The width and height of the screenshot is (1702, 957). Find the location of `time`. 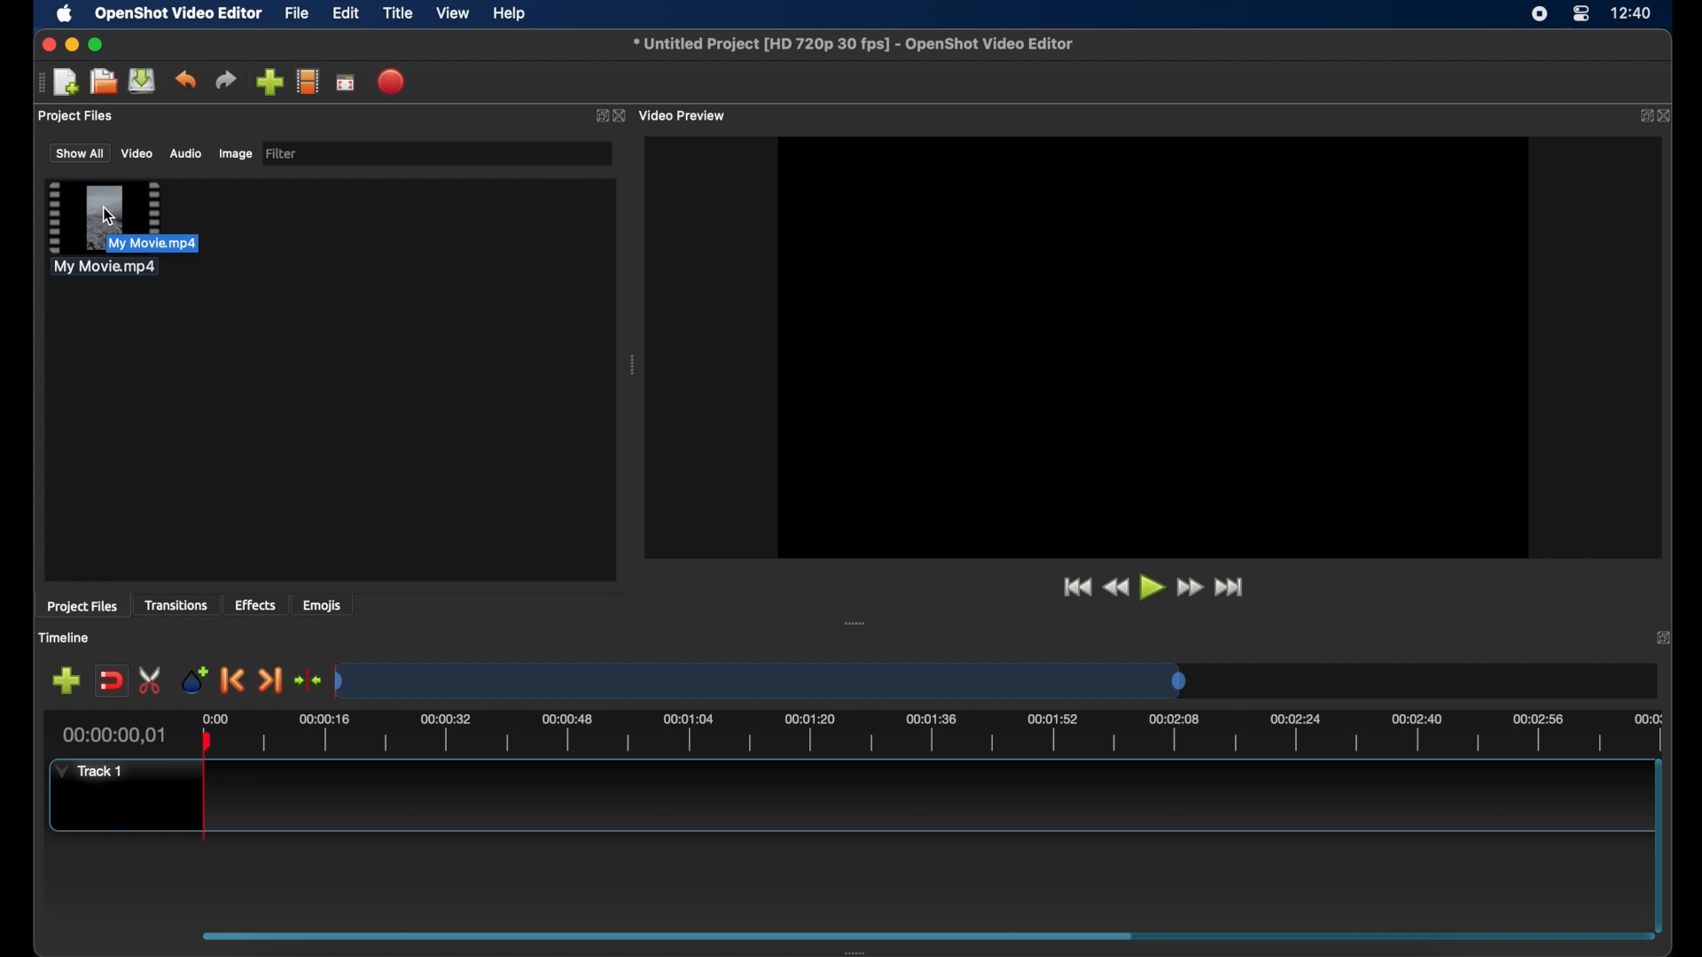

time is located at coordinates (1633, 14).